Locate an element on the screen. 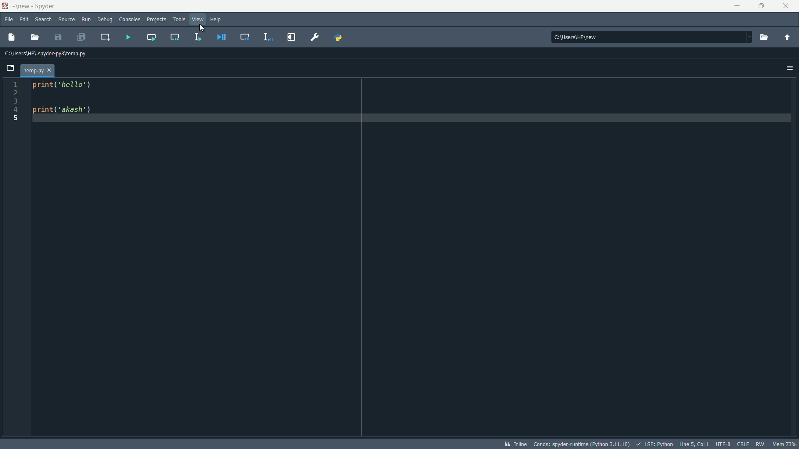 The image size is (799, 449). browse tabs is located at coordinates (10, 68).